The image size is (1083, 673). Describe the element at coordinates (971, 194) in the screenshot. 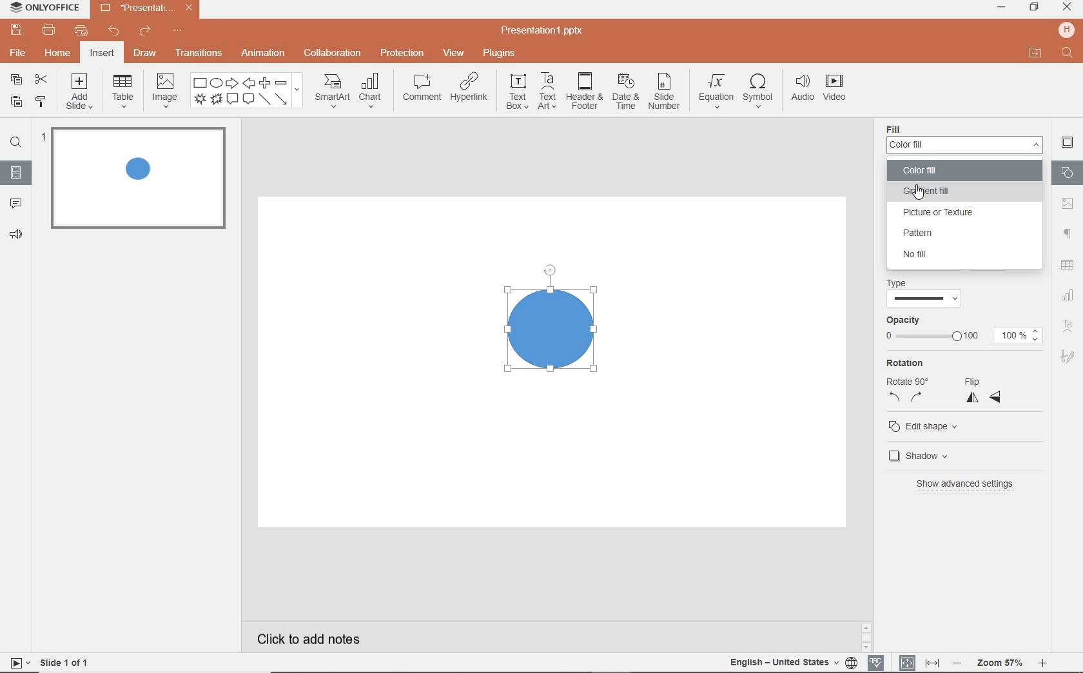

I see `gradient fill` at that location.